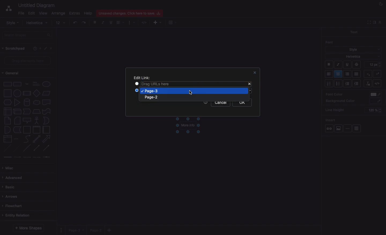 Image resolution: width=386 pixels, height=235 pixels. Describe the element at coordinates (373, 111) in the screenshot. I see `120%` at that location.